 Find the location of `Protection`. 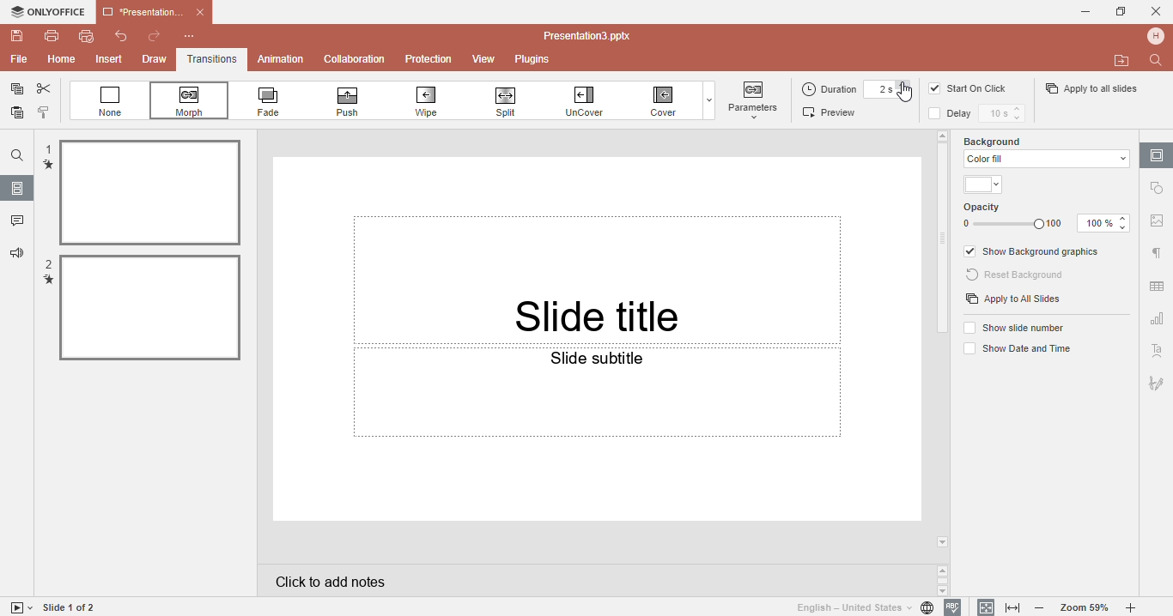

Protection is located at coordinates (431, 58).